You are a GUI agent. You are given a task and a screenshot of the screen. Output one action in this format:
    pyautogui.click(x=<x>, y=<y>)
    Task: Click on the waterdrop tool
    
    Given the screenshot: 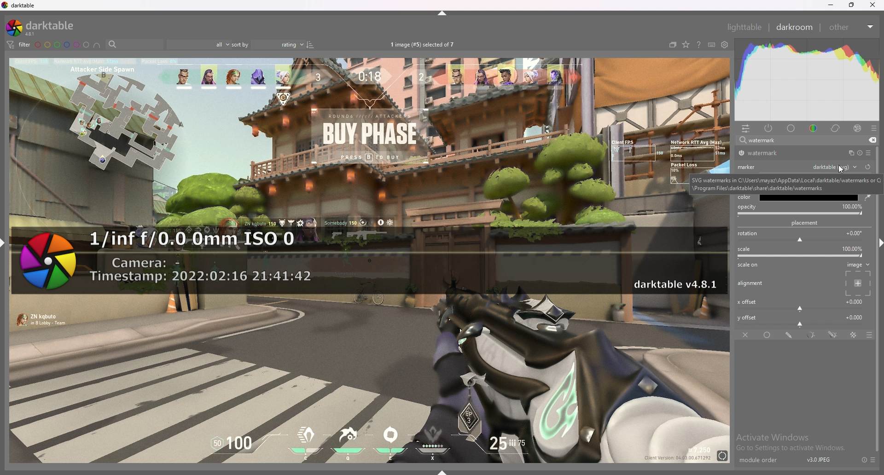 What is the action you would take?
    pyautogui.click(x=865, y=197)
    